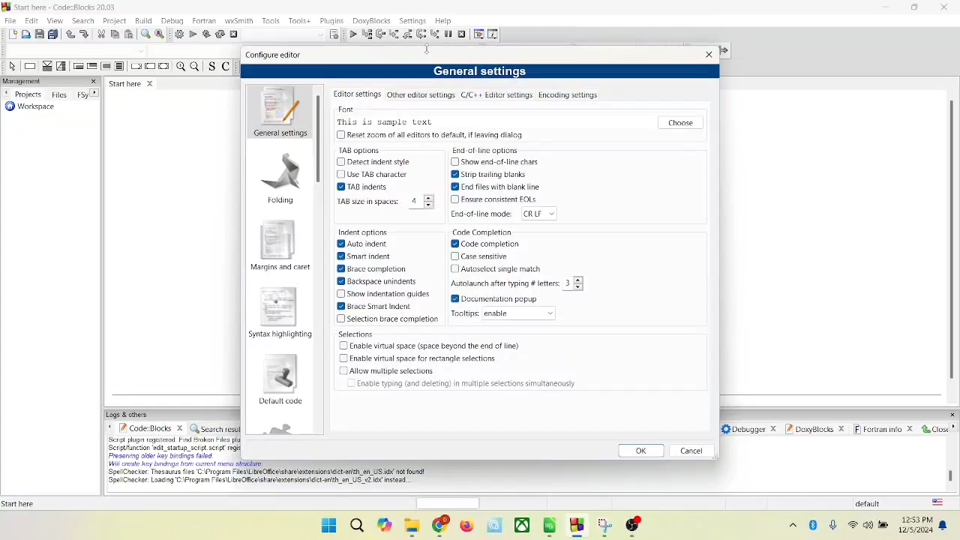 The height and width of the screenshot is (540, 960). I want to click on management, so click(29, 80).